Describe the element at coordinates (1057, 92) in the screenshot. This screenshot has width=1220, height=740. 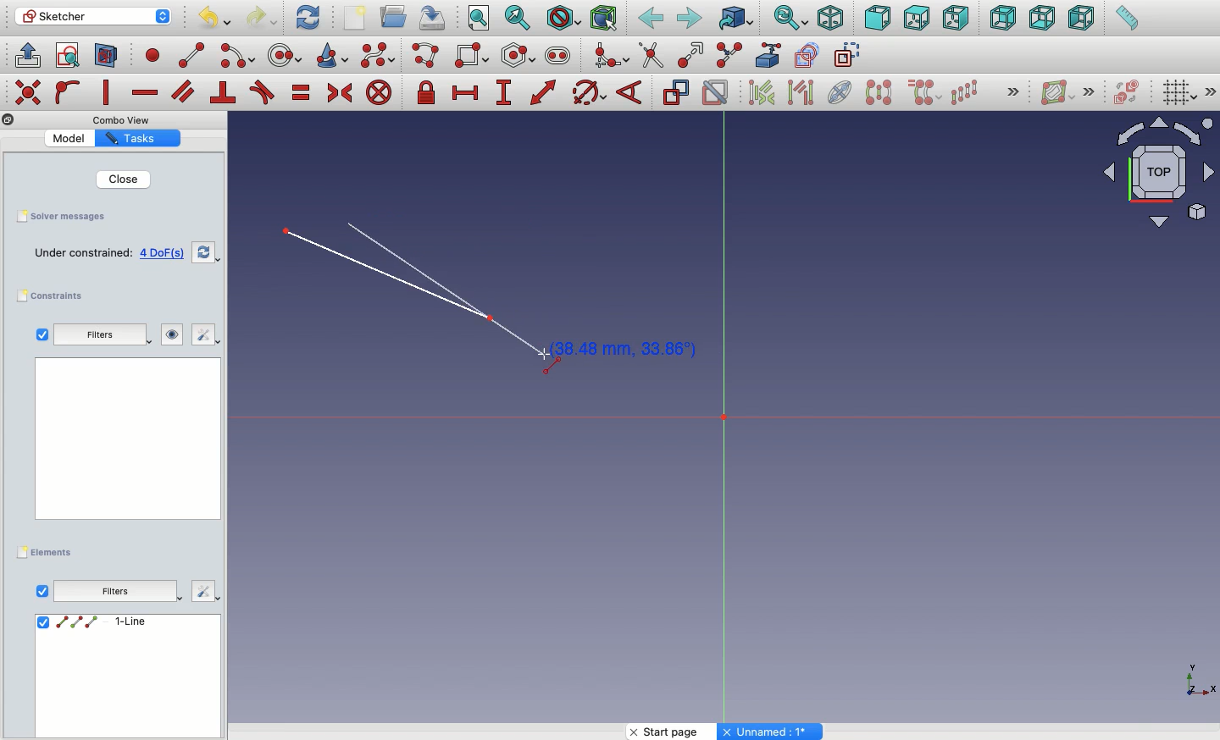
I see `Show/hide B-spline information layer` at that location.